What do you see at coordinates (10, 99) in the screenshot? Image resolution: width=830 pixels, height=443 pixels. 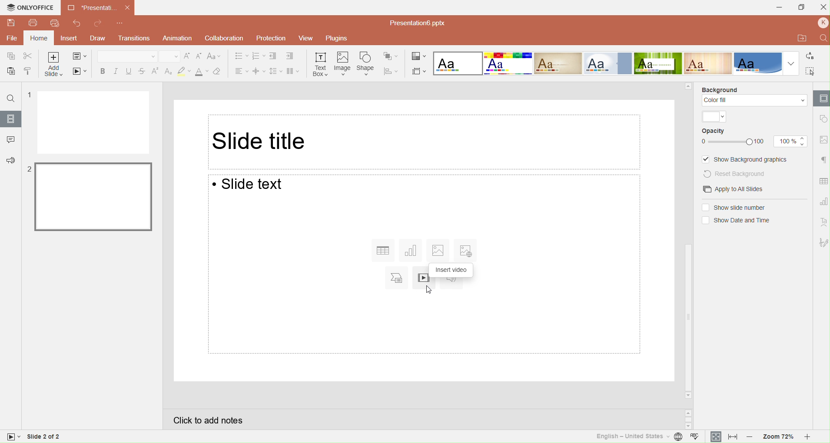 I see `Find` at bounding box center [10, 99].